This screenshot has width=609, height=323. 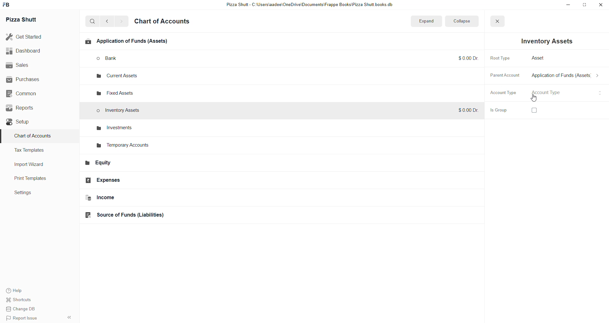 I want to click on investments , so click(x=113, y=128).